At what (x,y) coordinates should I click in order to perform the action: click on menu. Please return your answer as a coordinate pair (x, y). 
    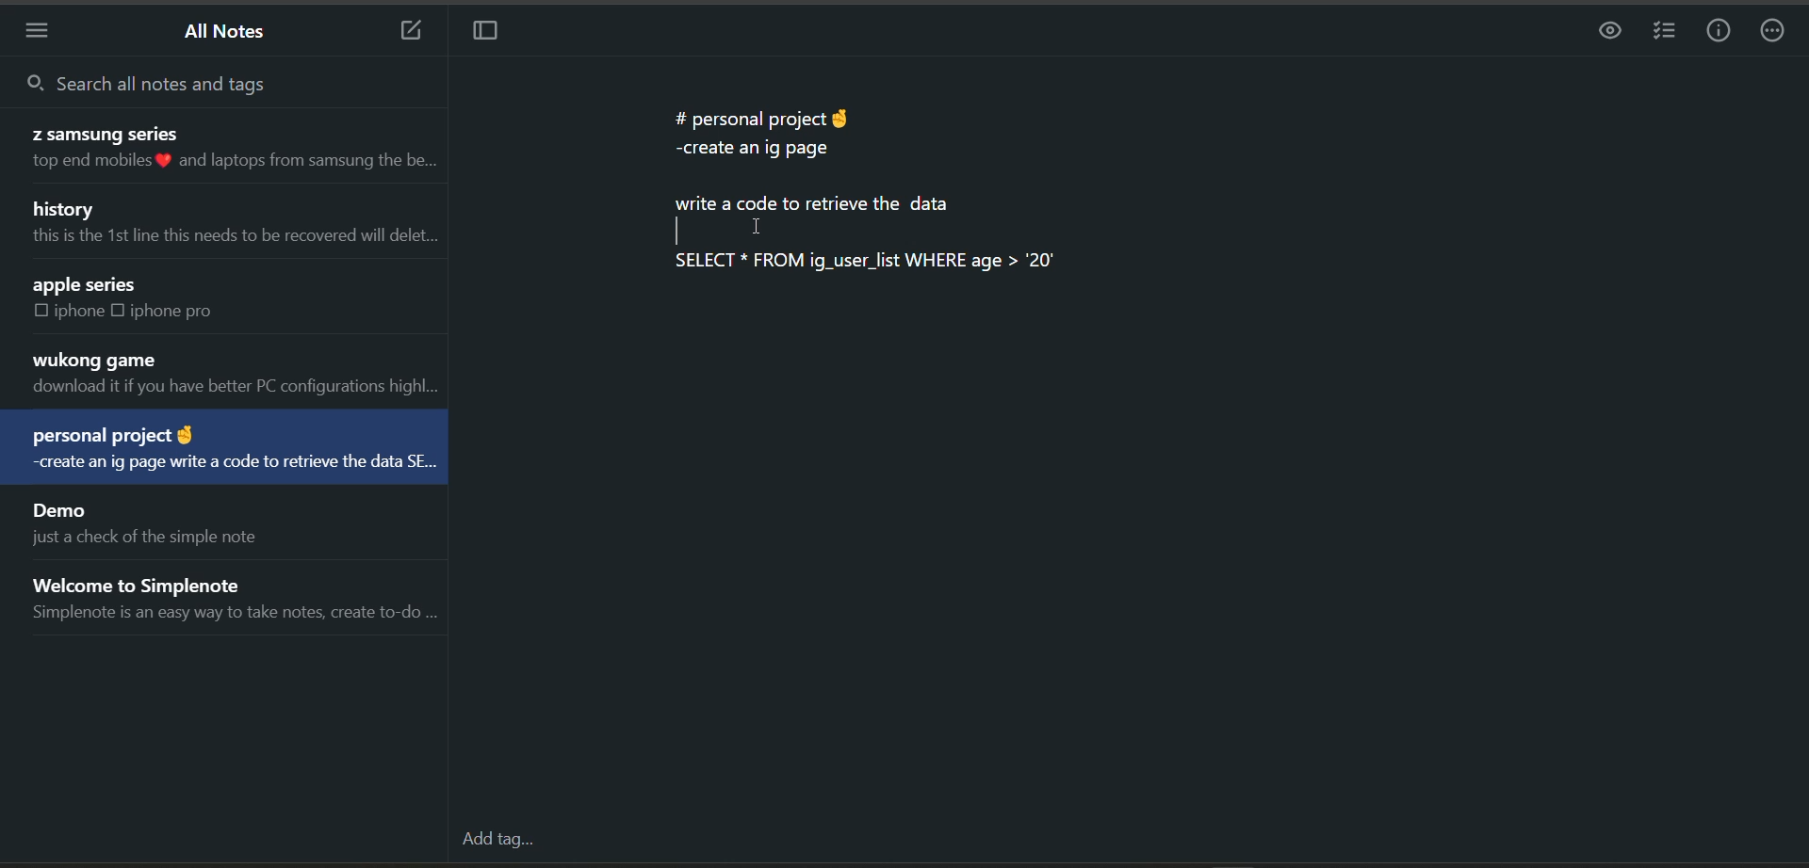
    Looking at the image, I should click on (43, 30).